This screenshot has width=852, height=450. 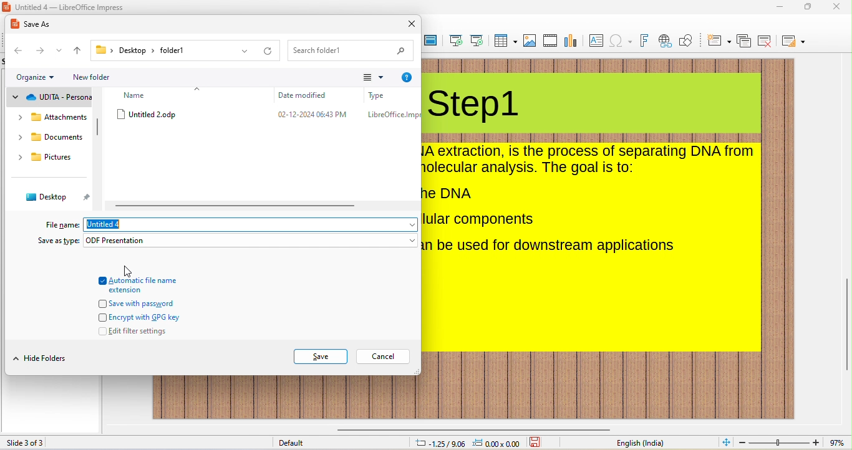 I want to click on file name, so click(x=115, y=226).